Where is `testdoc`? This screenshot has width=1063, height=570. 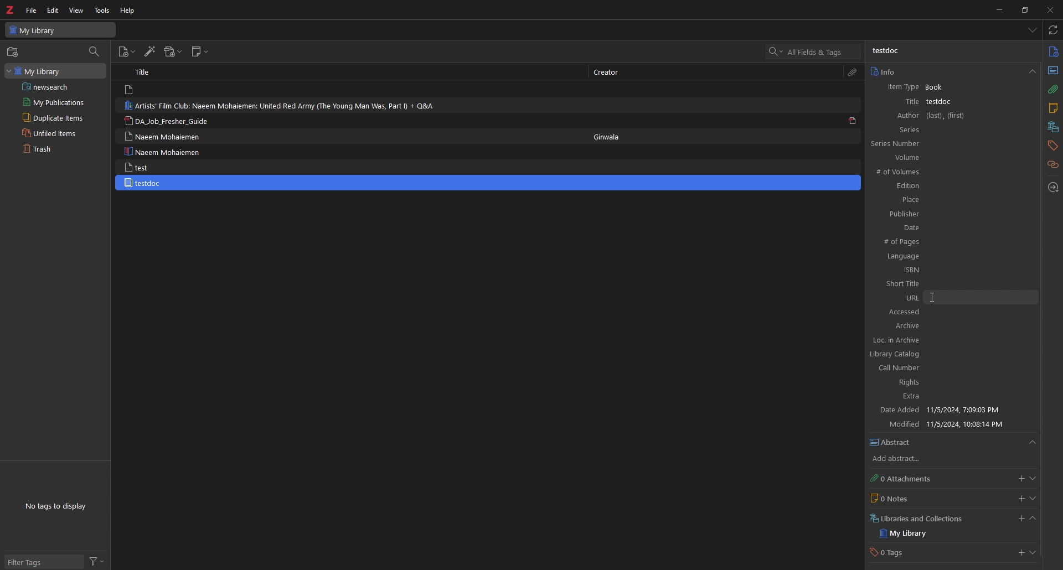 testdoc is located at coordinates (145, 183).